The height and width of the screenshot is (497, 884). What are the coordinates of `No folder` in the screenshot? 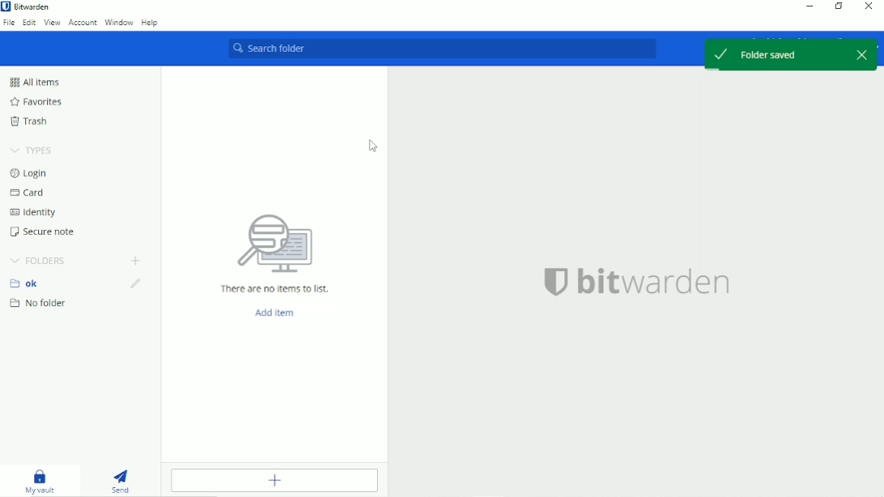 It's located at (40, 304).